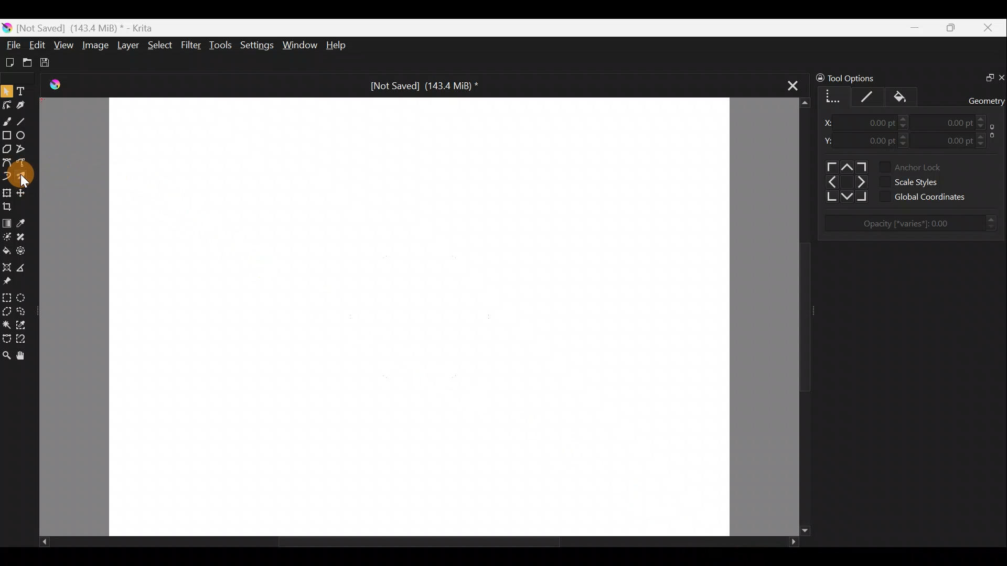 Image resolution: width=1007 pixels, height=566 pixels. What do you see at coordinates (255, 46) in the screenshot?
I see `Settings` at bounding box center [255, 46].